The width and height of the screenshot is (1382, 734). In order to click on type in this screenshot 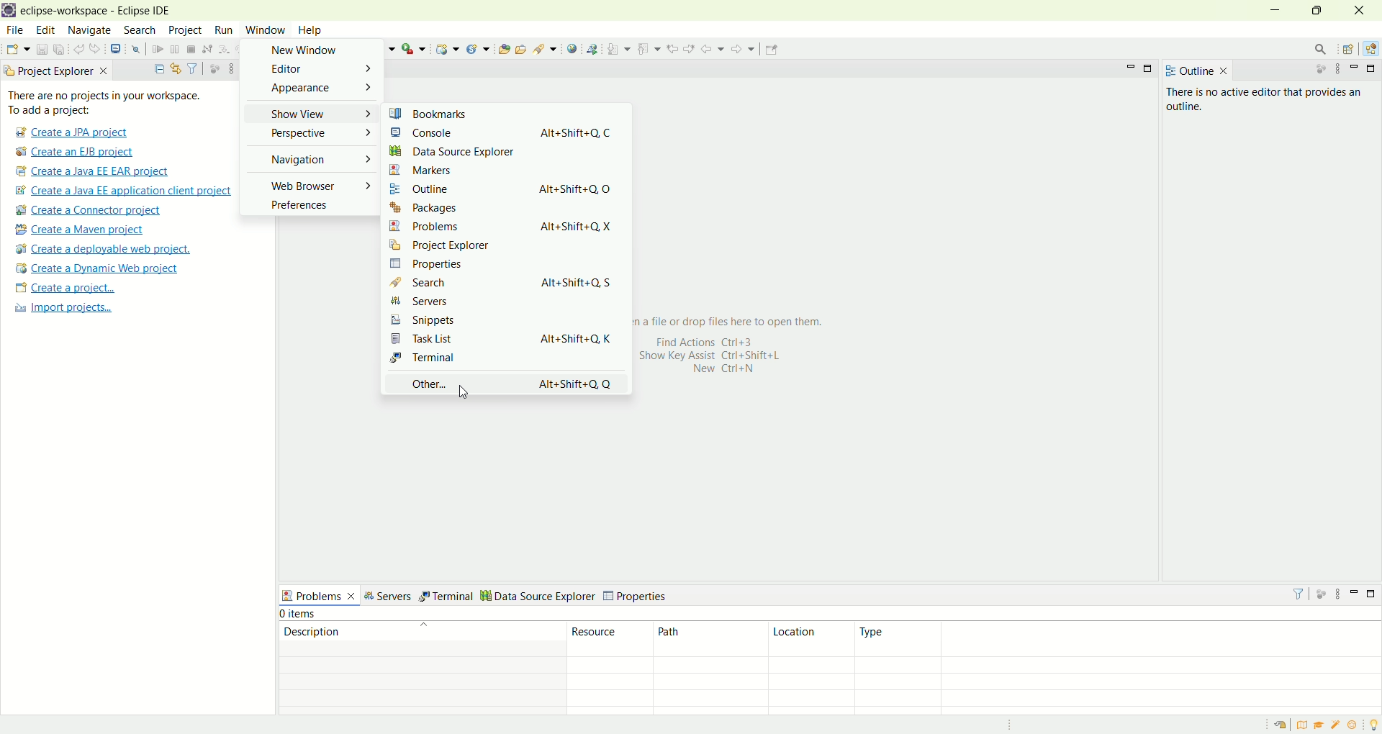, I will do `click(898, 640)`.